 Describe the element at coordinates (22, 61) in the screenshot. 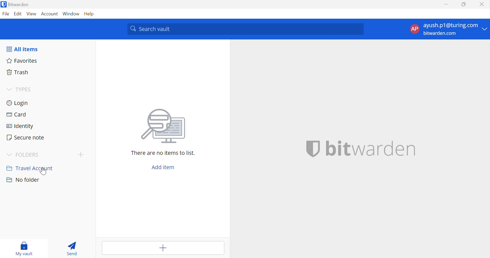

I see `Favorites` at that location.